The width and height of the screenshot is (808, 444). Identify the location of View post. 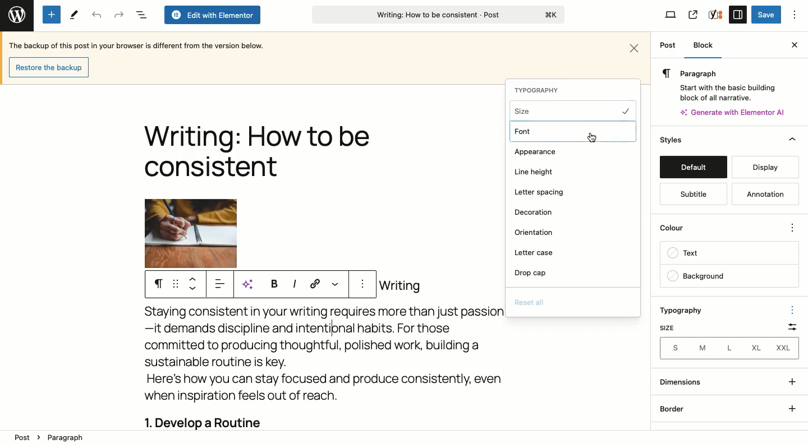
(692, 15).